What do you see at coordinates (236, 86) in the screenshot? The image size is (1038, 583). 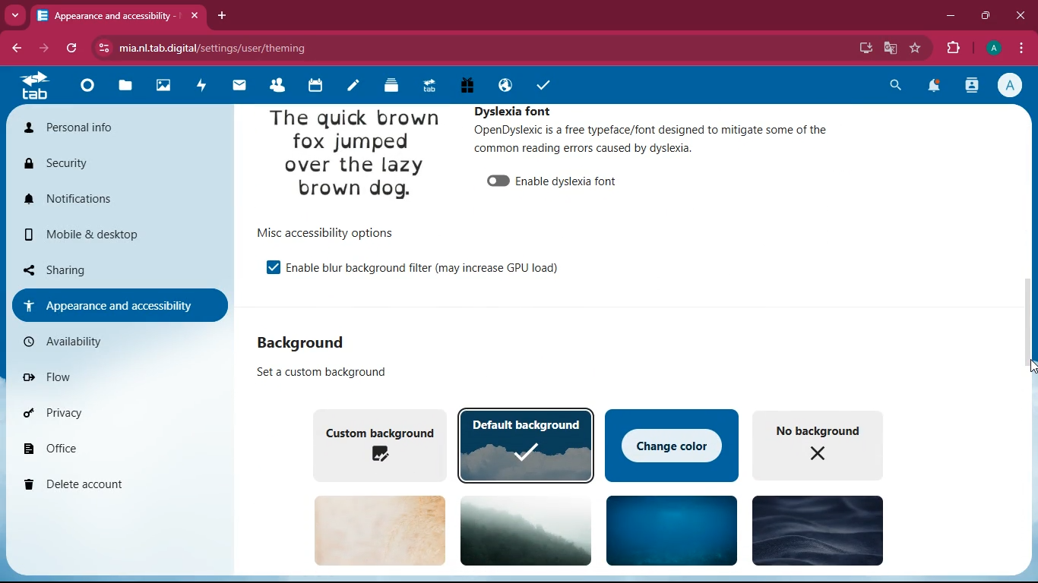 I see `mail` at bounding box center [236, 86].